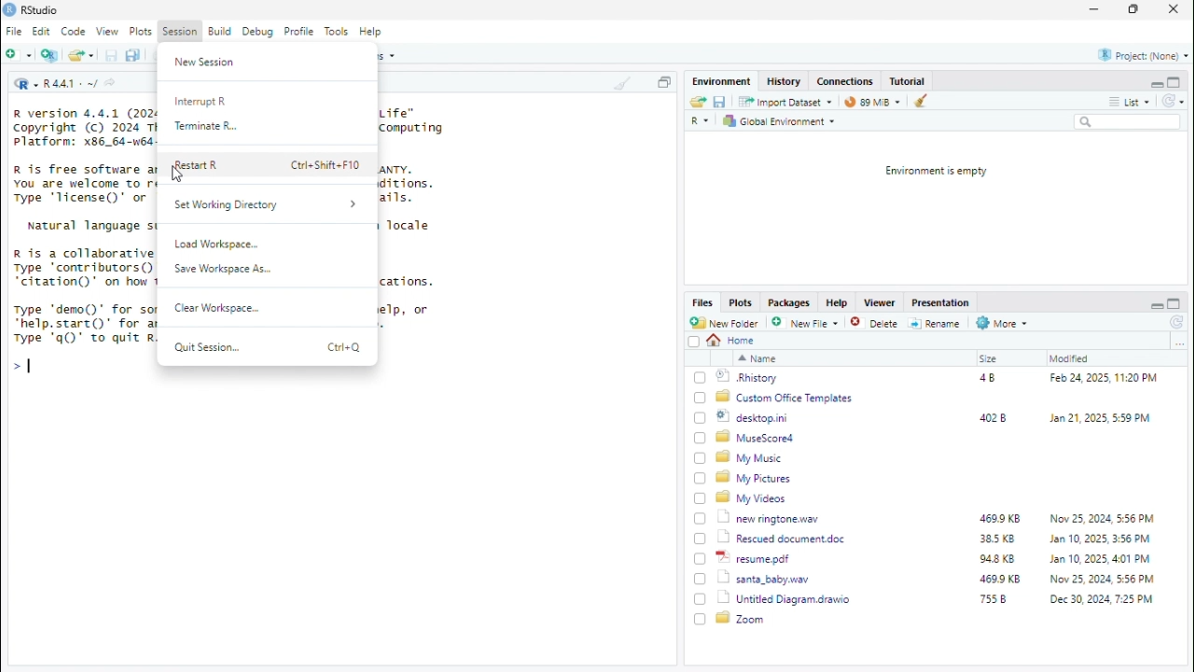 This screenshot has width=1194, height=672. Describe the element at coordinates (1179, 343) in the screenshot. I see `more` at that location.